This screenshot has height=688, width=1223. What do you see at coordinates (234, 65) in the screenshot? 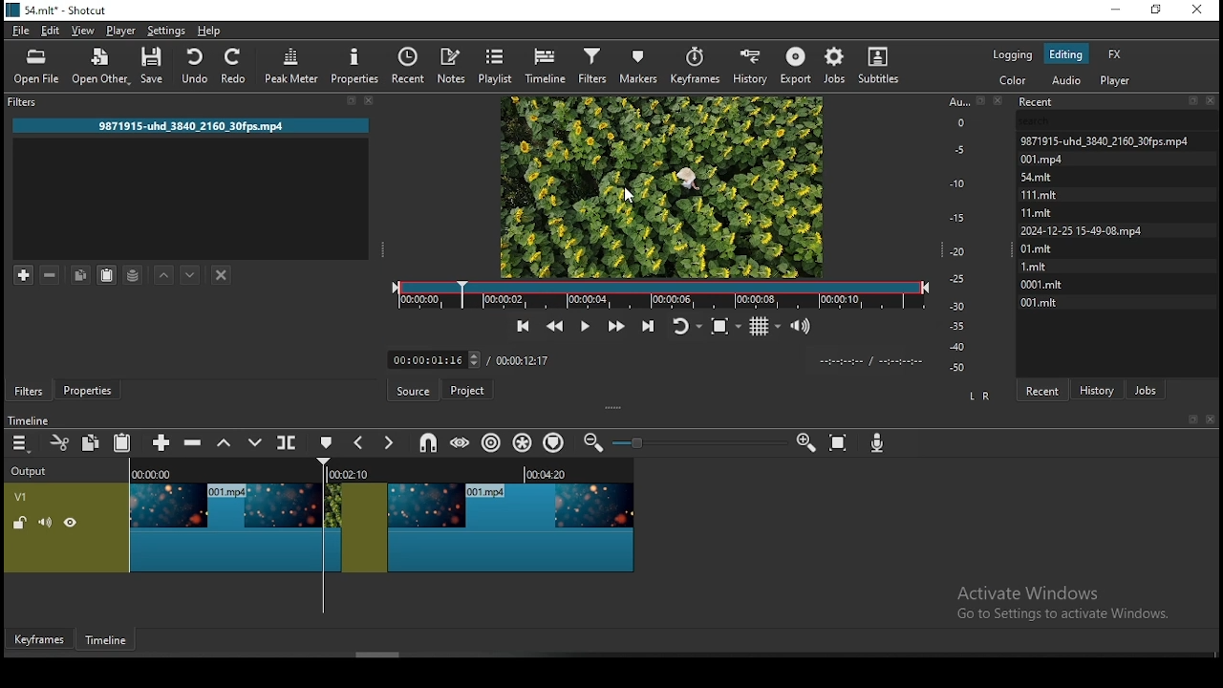
I see `redo` at bounding box center [234, 65].